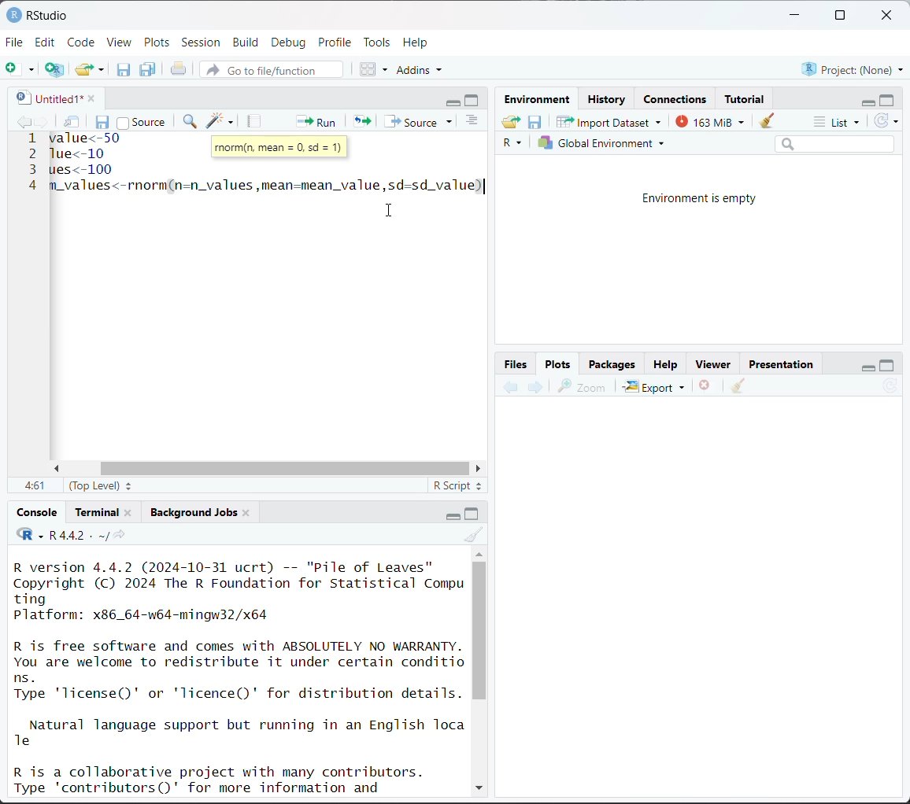  I want to click on run, so click(314, 120).